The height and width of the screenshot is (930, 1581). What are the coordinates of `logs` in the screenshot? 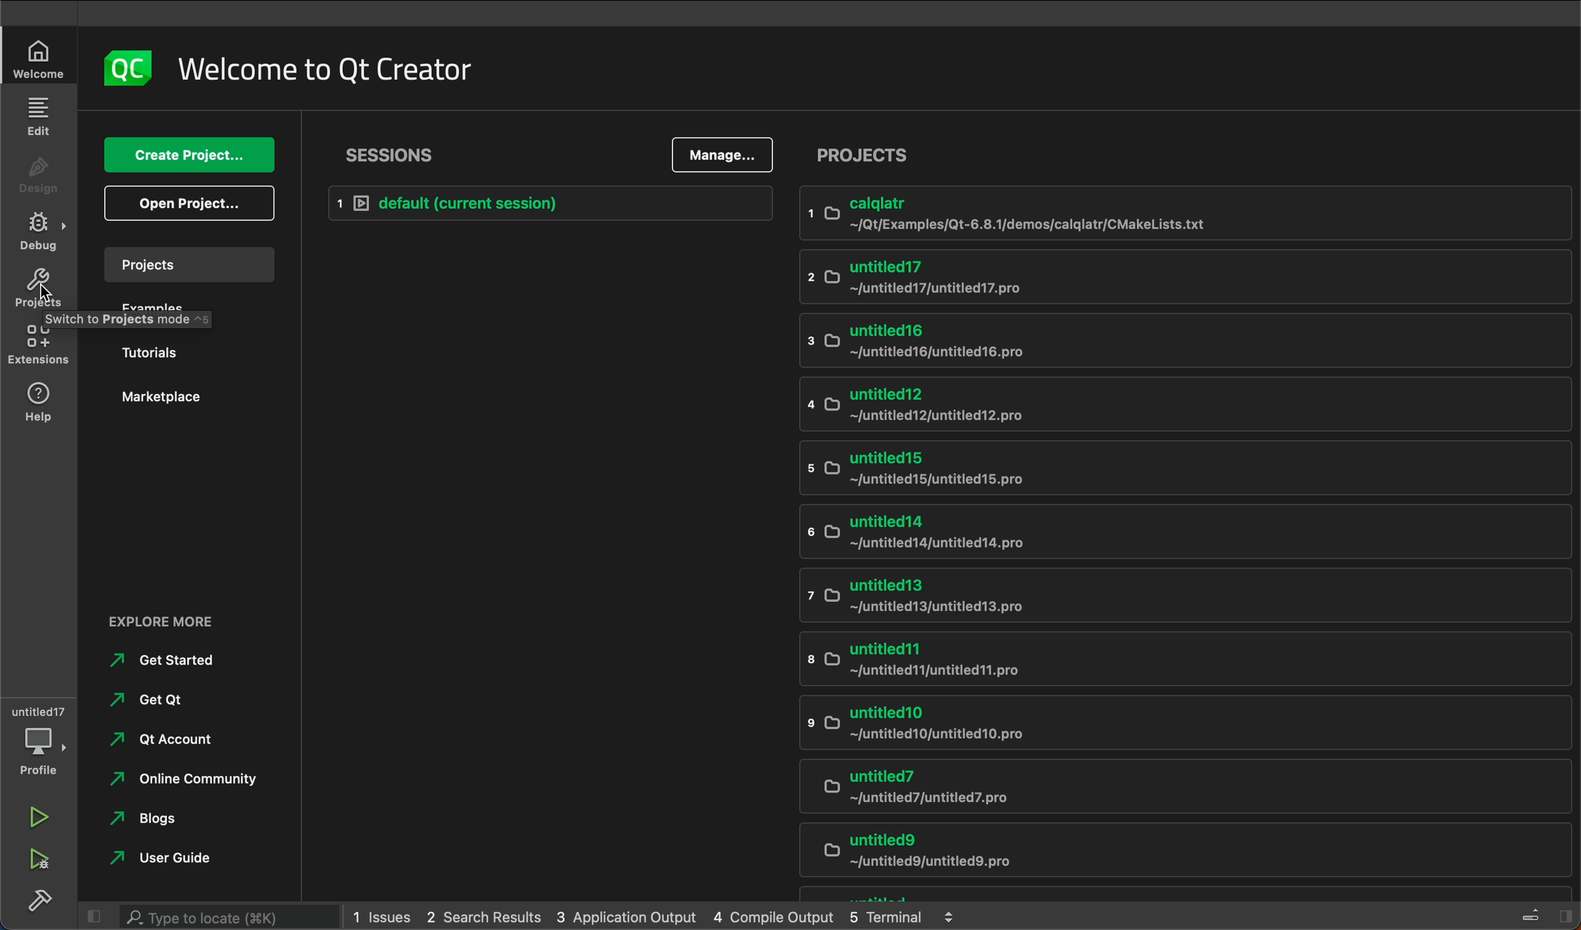 It's located at (673, 916).